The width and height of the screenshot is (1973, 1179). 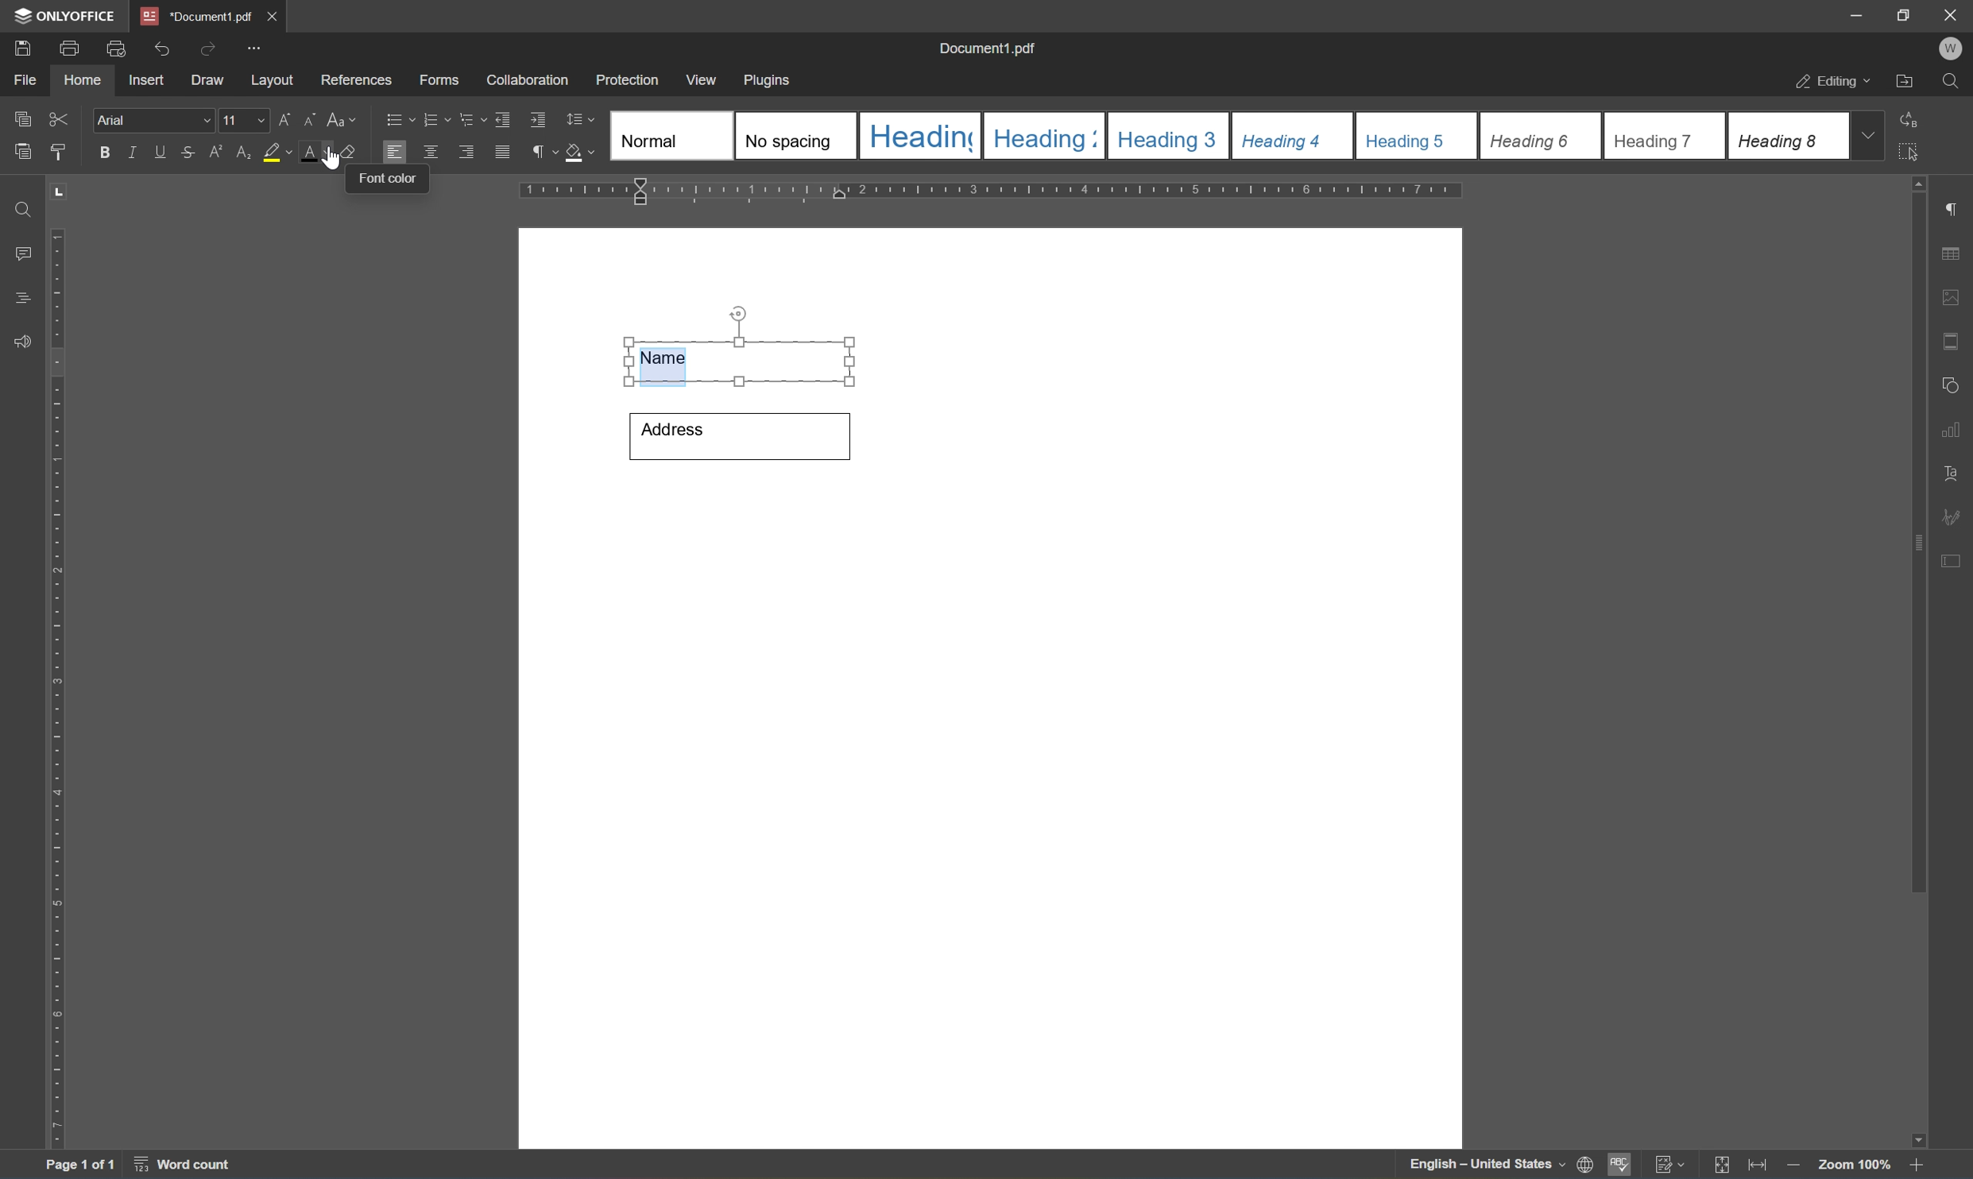 What do you see at coordinates (21, 118) in the screenshot?
I see `copy` at bounding box center [21, 118].